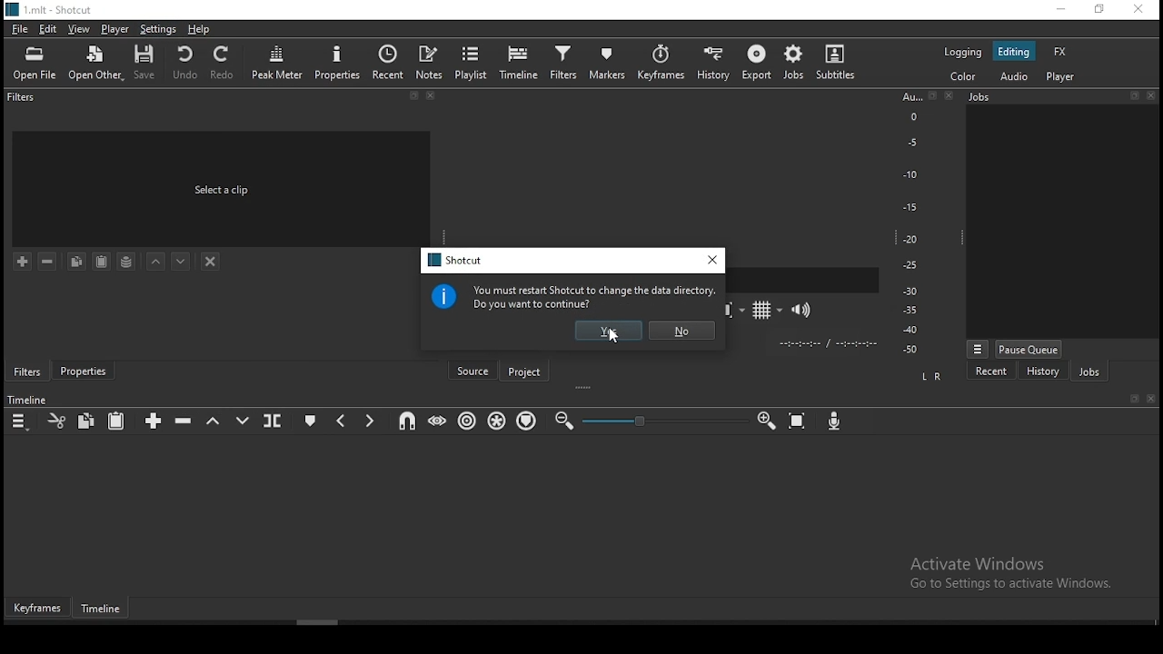  Describe the element at coordinates (212, 261) in the screenshot. I see `deselect the filter` at that location.